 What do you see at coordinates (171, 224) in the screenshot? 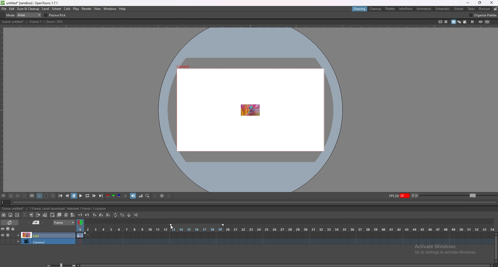
I see `start frame` at bounding box center [171, 224].